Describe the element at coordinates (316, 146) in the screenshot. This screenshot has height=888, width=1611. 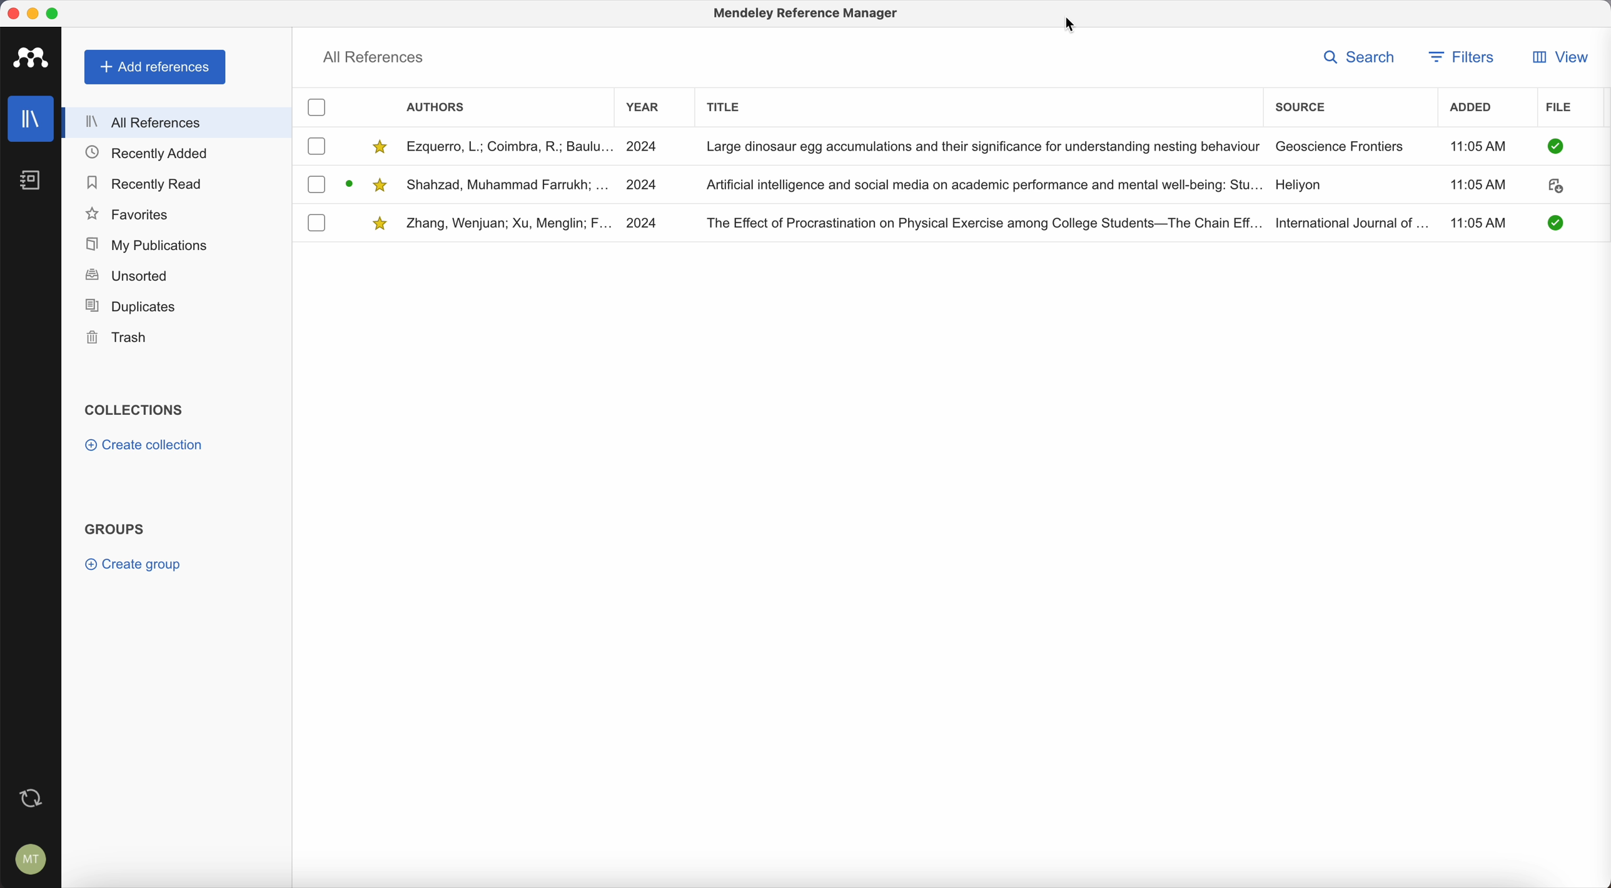
I see `checkbox` at that location.